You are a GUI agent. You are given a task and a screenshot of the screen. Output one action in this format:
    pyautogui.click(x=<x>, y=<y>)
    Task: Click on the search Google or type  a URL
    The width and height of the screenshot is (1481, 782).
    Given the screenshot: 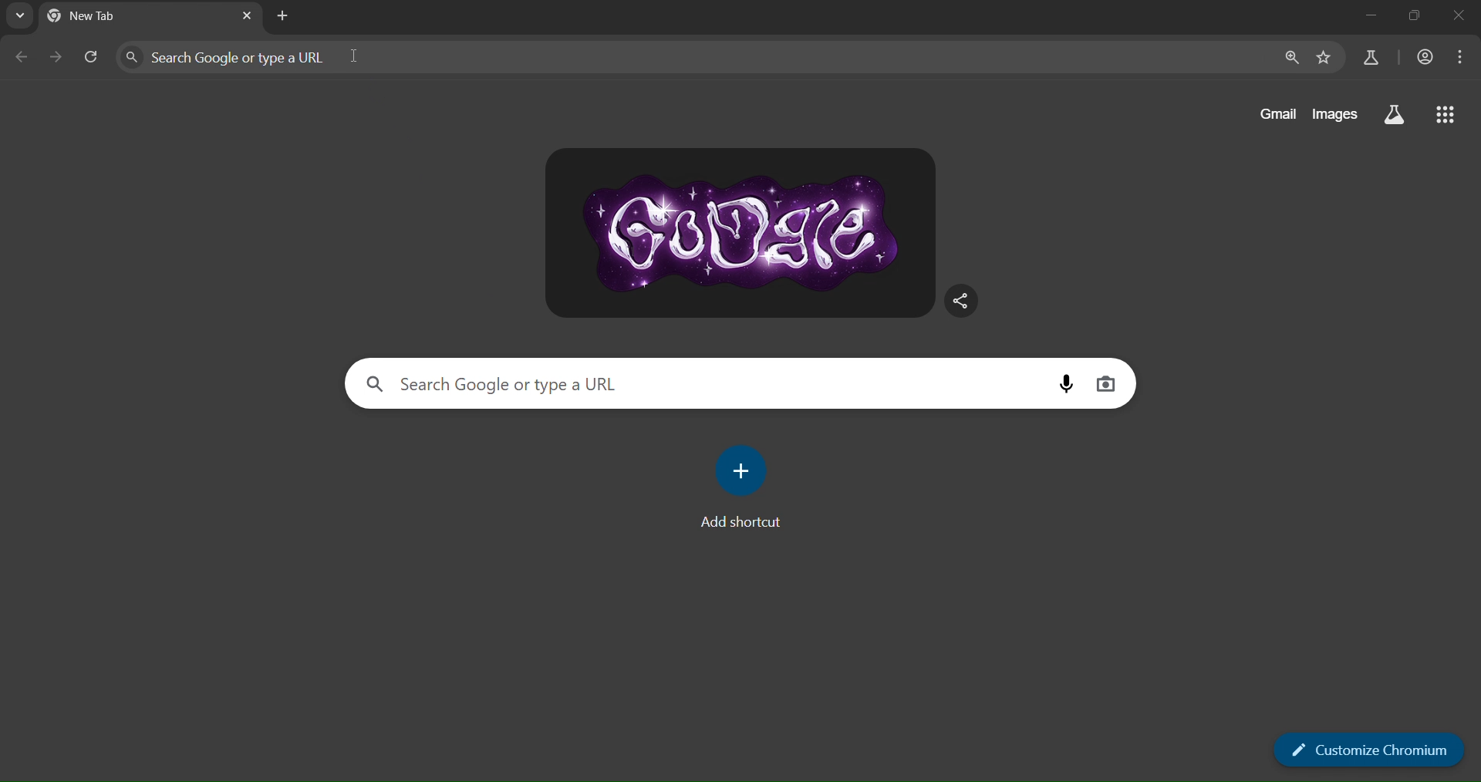 What is the action you would take?
    pyautogui.click(x=538, y=383)
    